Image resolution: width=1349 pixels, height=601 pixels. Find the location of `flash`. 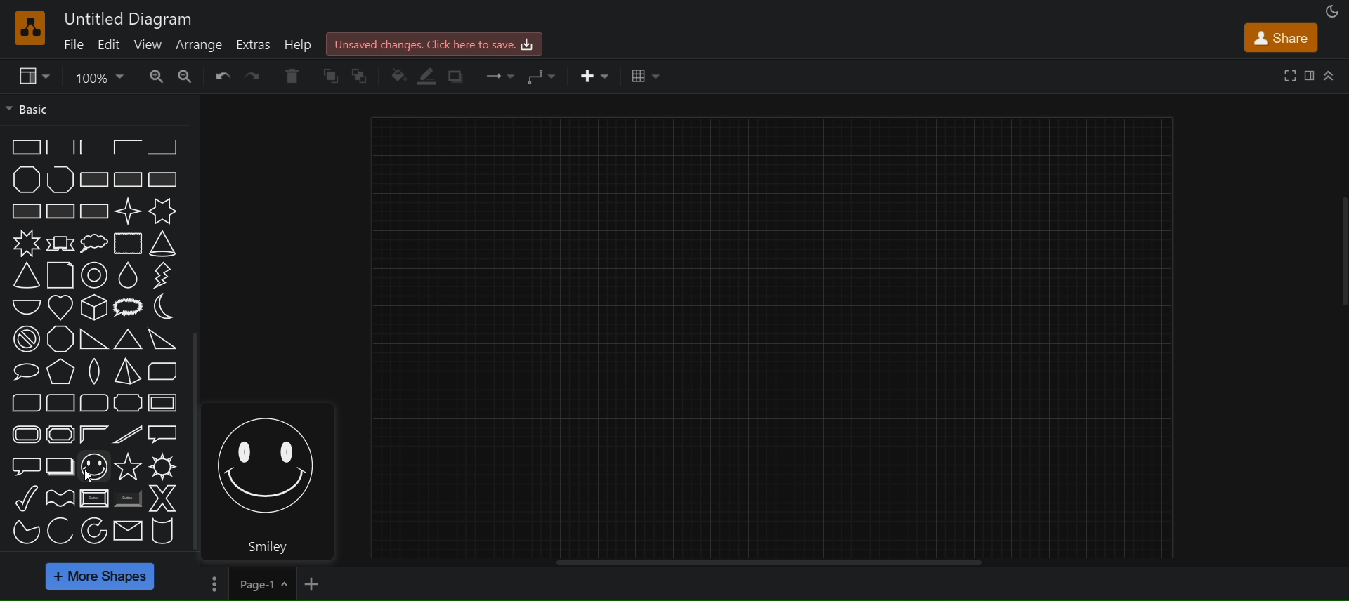

flash is located at coordinates (161, 277).